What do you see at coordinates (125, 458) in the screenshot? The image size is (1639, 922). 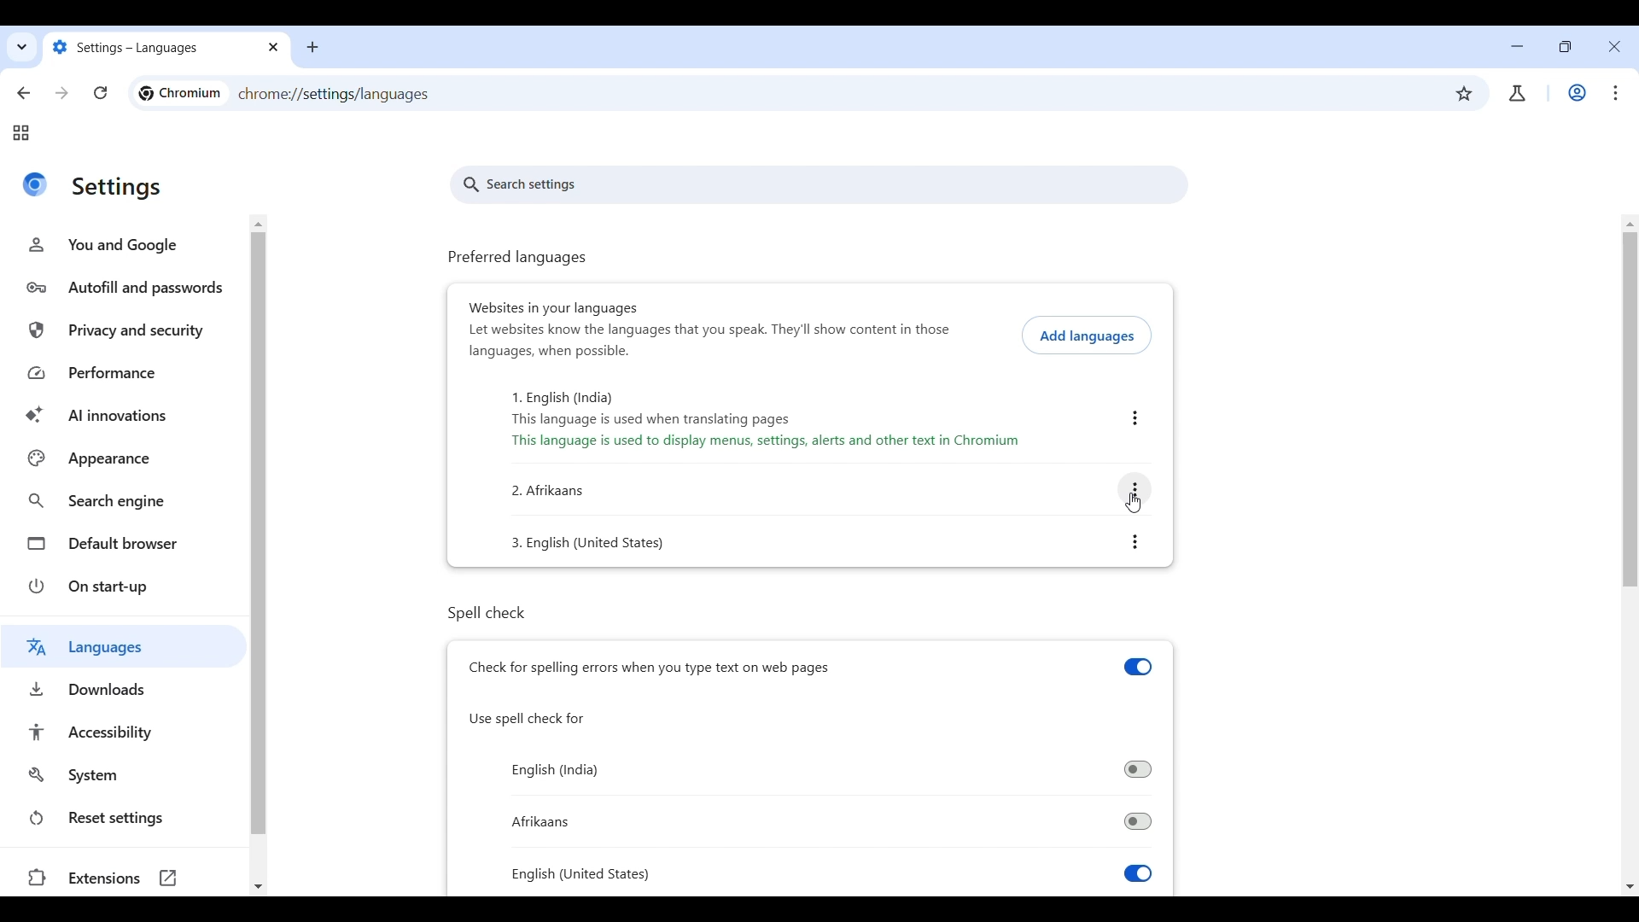 I see `Appearance` at bounding box center [125, 458].